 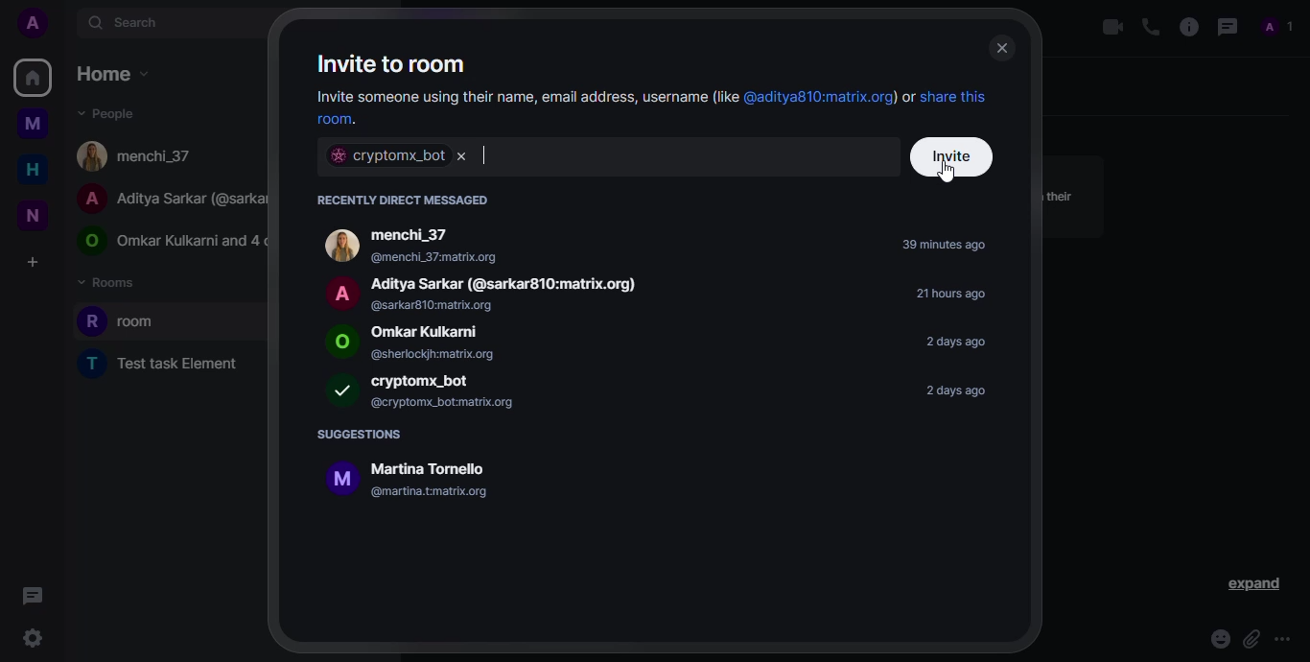 What do you see at coordinates (955, 342) in the screenshot?
I see `2 days ago` at bounding box center [955, 342].